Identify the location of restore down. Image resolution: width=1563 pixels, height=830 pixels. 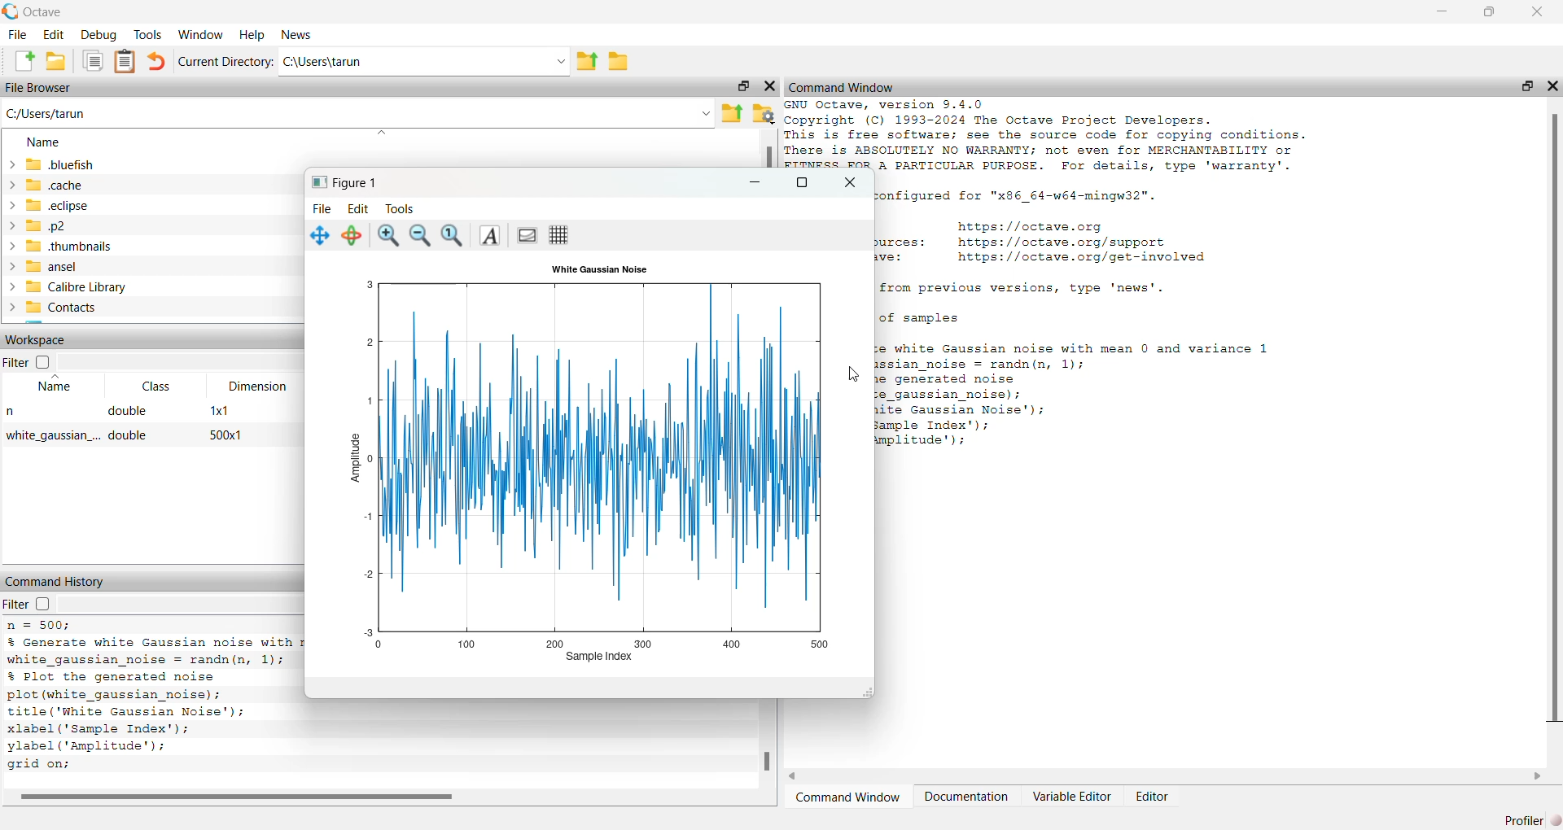
(1489, 11).